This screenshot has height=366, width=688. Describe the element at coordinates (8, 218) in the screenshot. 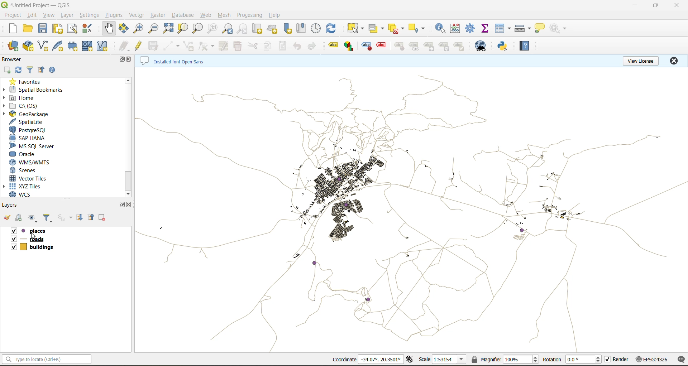

I see `open` at that location.